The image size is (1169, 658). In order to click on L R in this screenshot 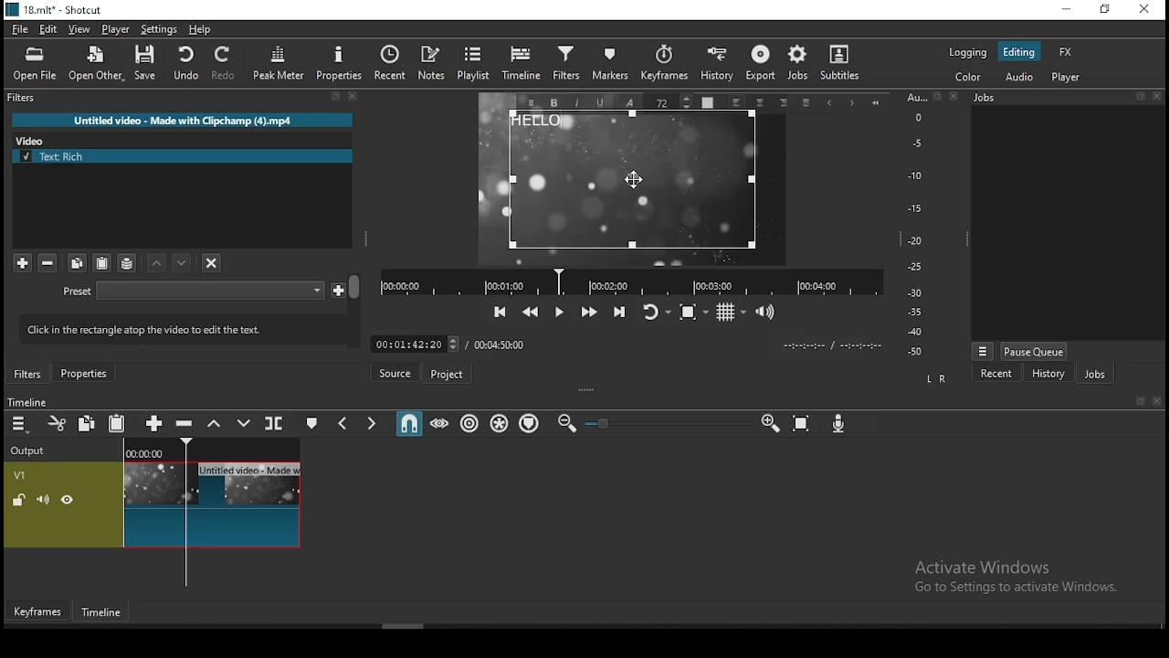, I will do `click(937, 379)`.